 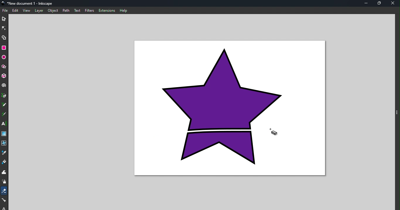 I want to click on extensions, so click(x=107, y=11).